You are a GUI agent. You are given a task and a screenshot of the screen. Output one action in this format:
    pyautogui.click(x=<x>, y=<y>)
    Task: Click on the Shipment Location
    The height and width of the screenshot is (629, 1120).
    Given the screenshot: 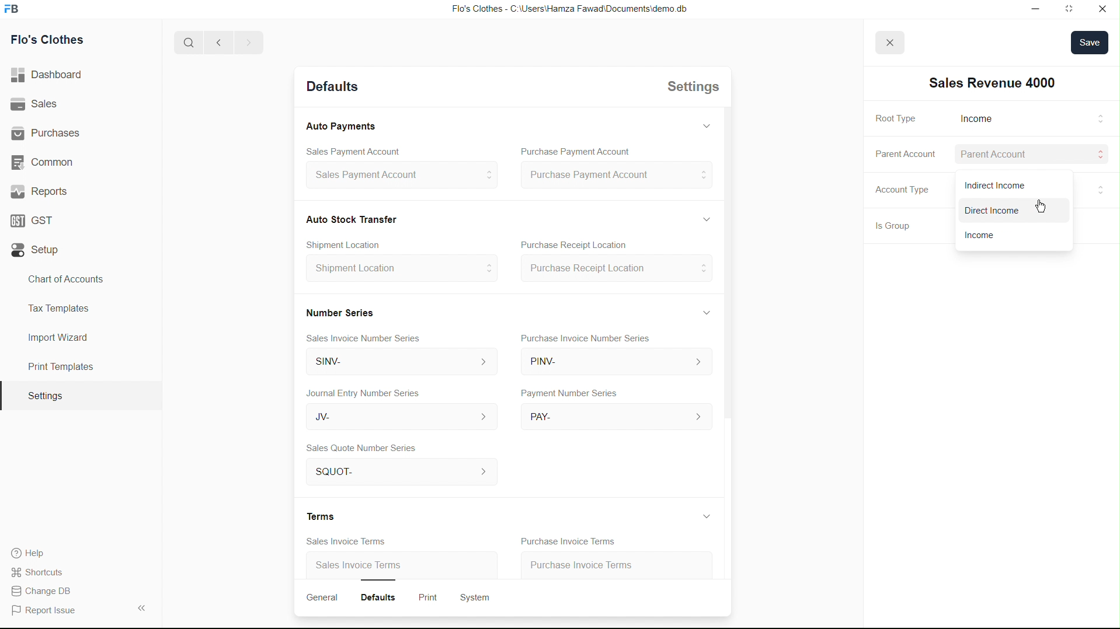 What is the action you would take?
    pyautogui.click(x=401, y=272)
    